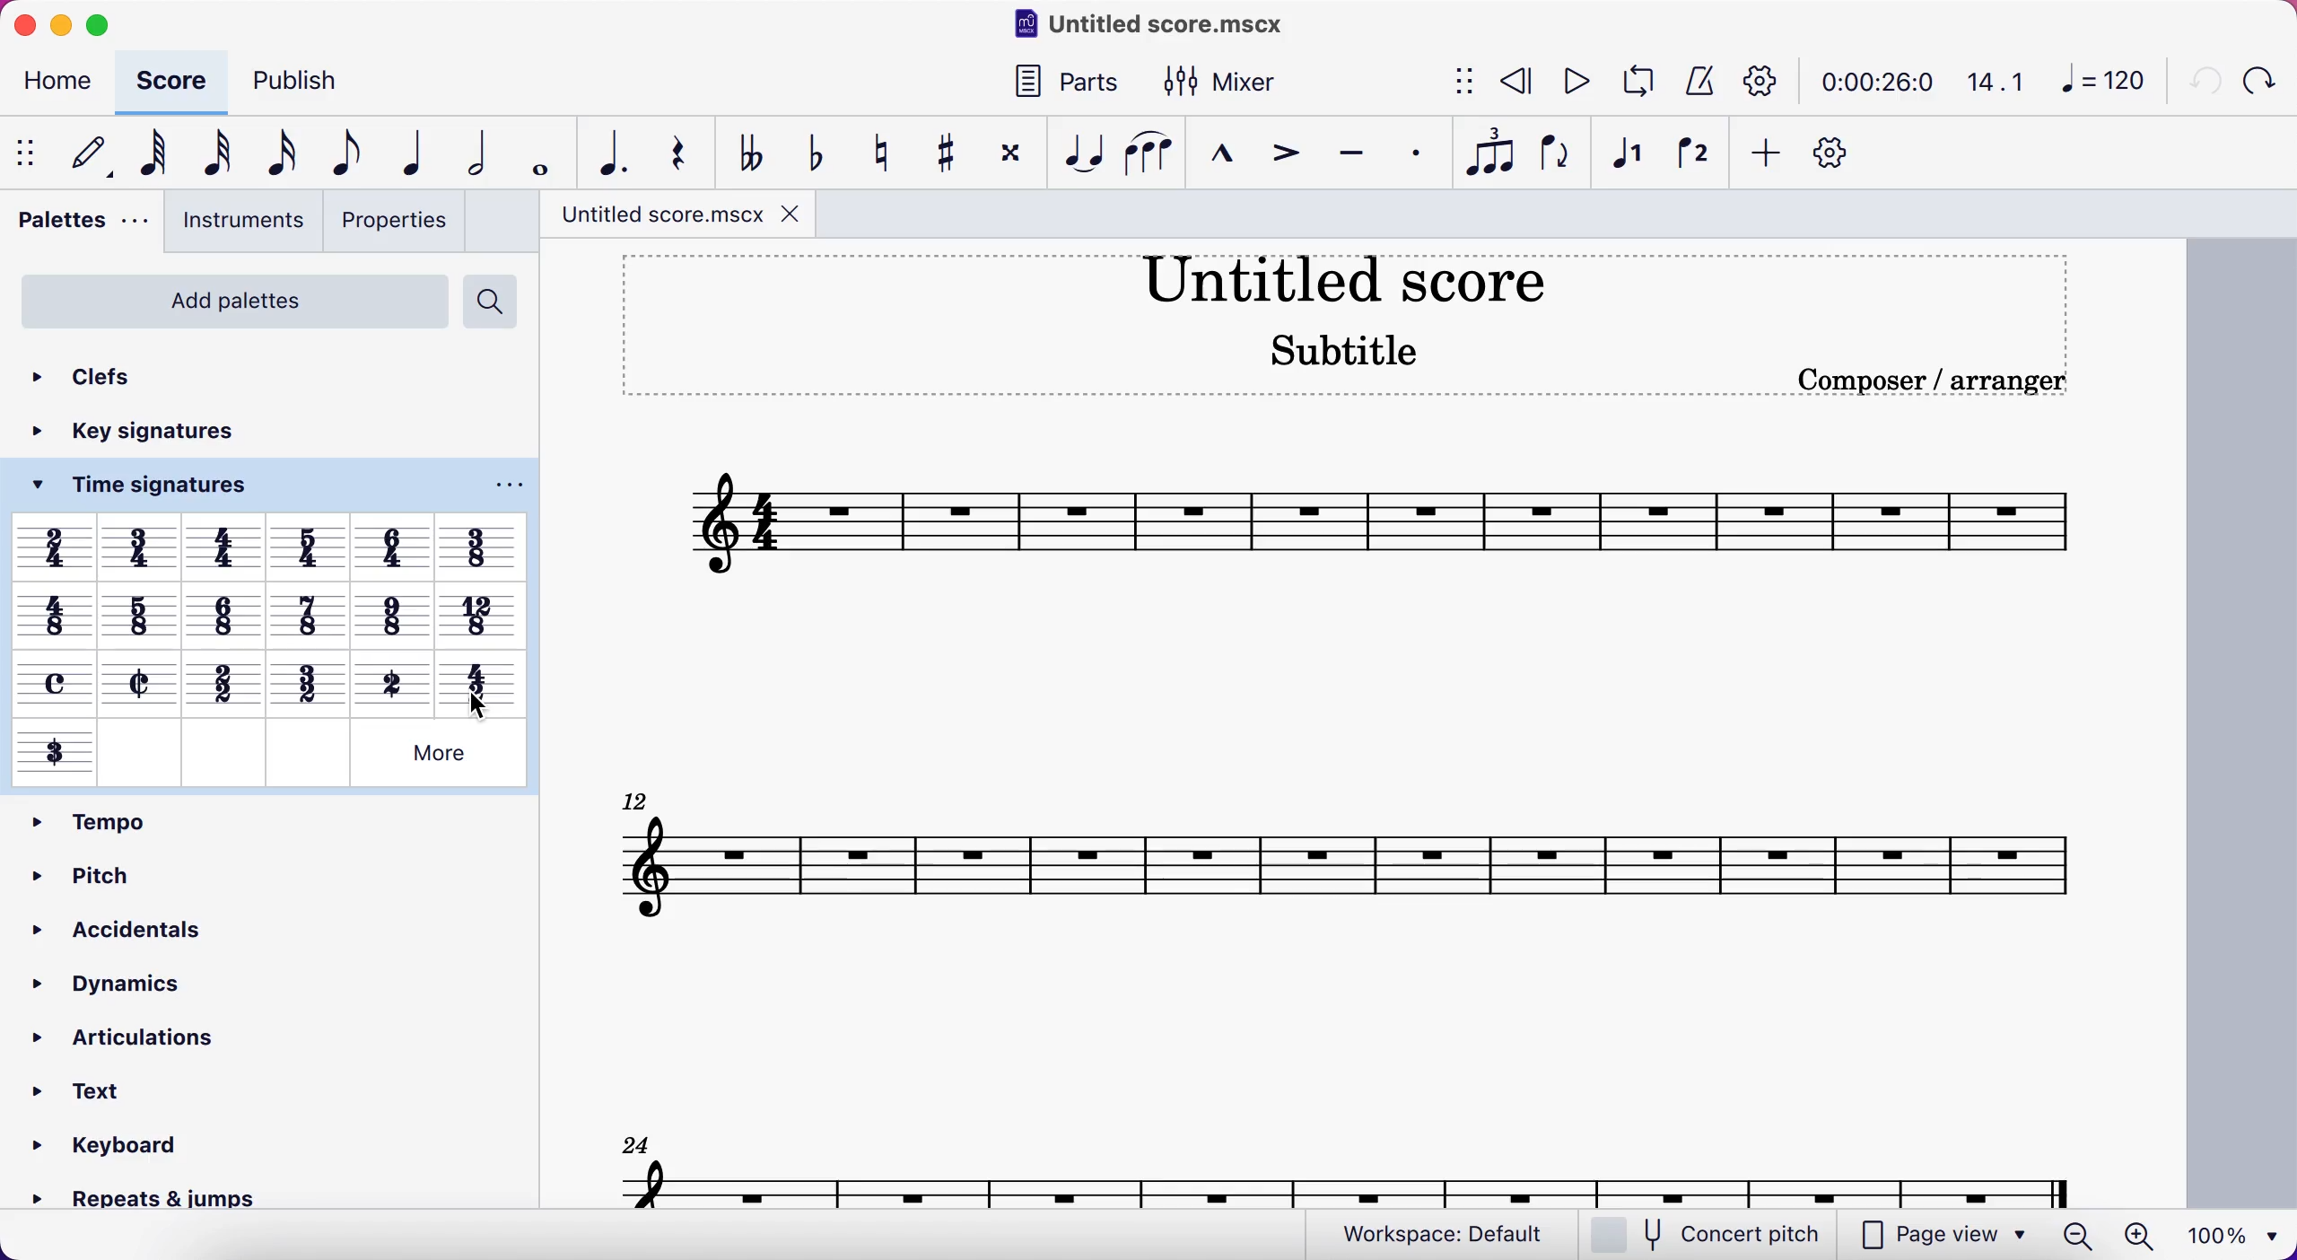  I want to click on zoom in, so click(2148, 1235).